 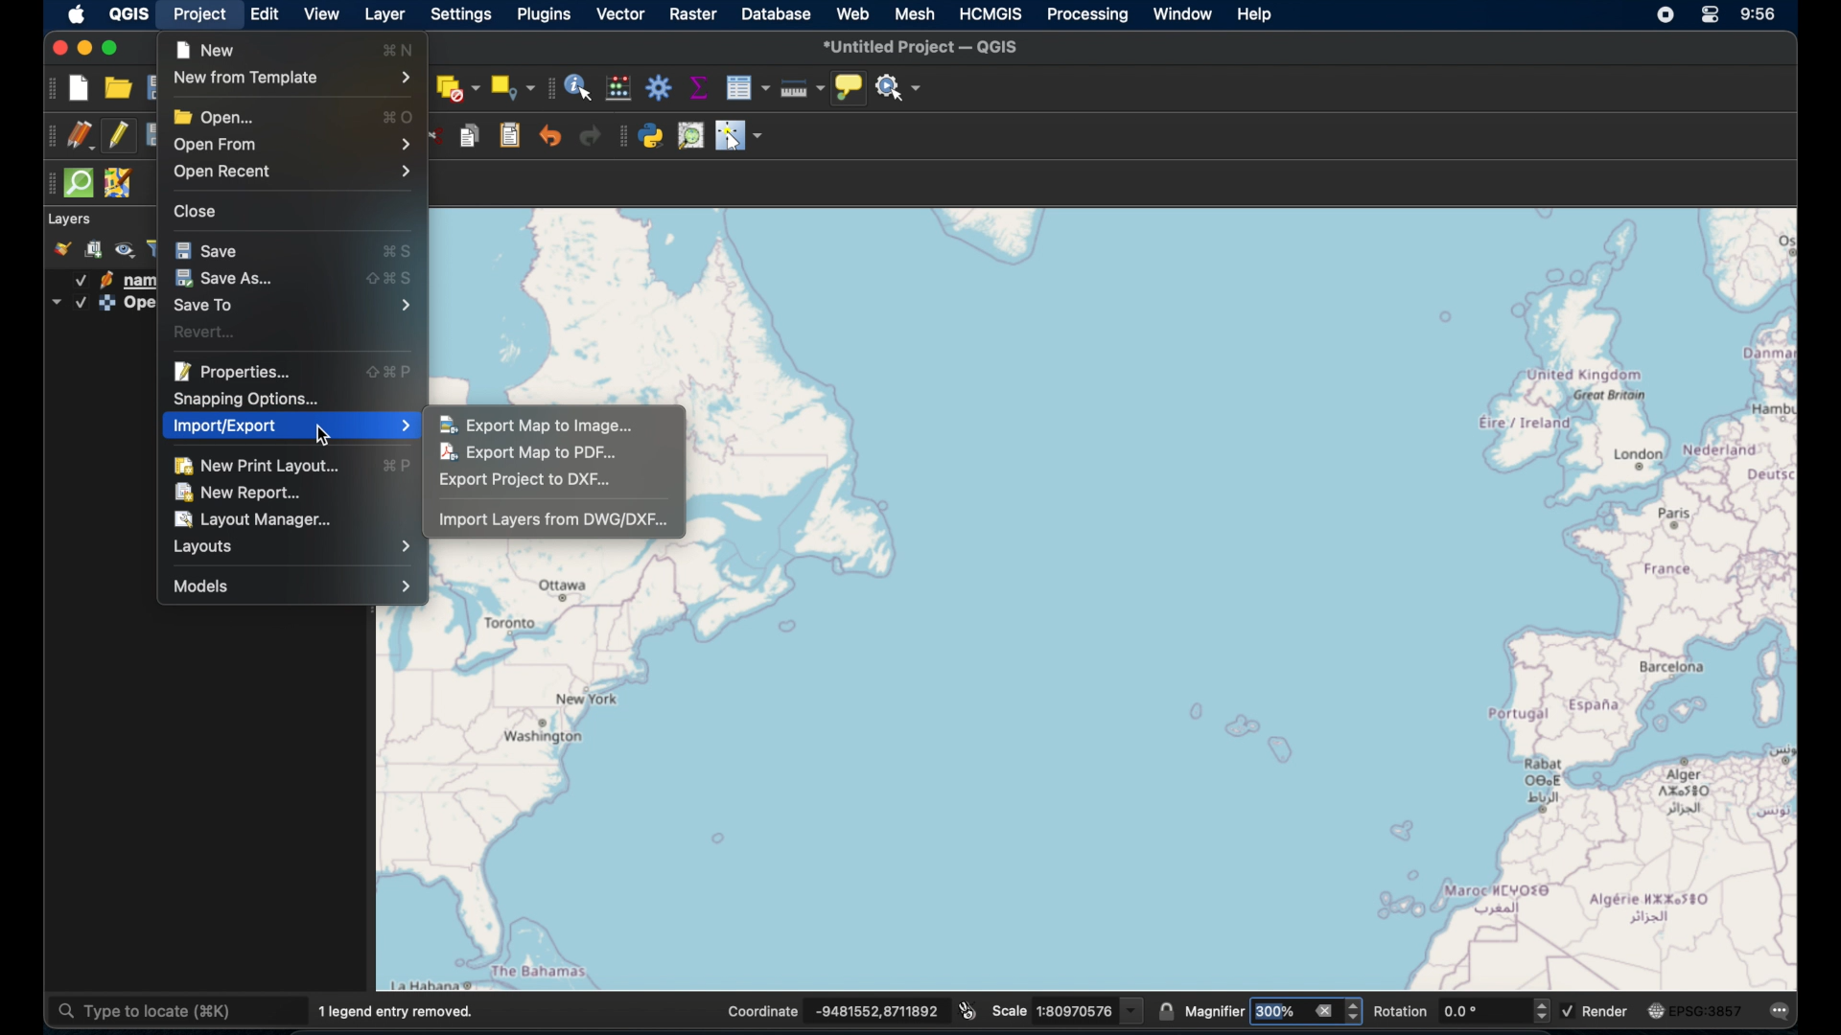 I want to click on untitled project - QGIS, so click(x=923, y=47).